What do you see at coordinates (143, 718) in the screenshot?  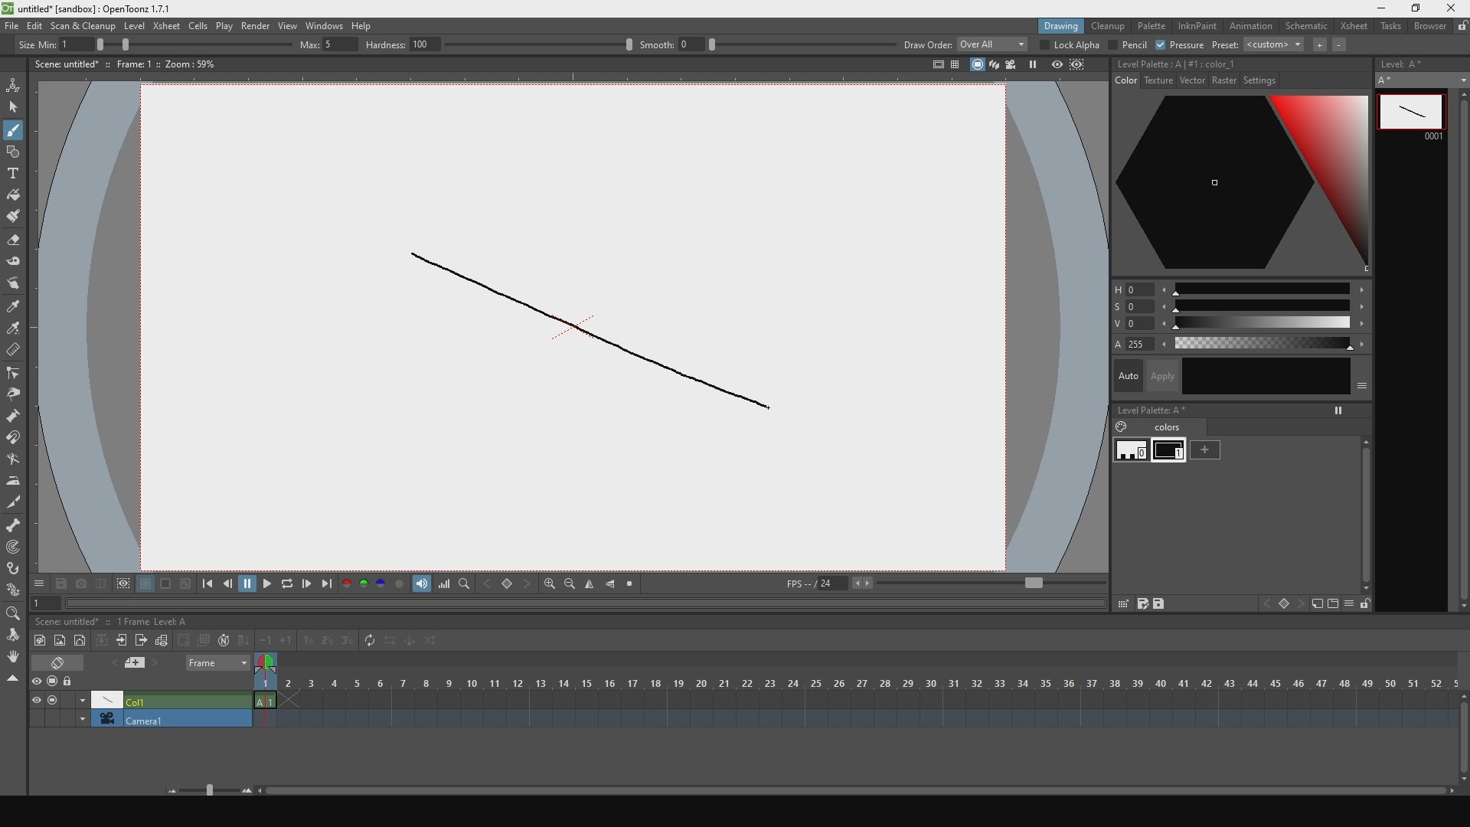 I see `camera` at bounding box center [143, 718].